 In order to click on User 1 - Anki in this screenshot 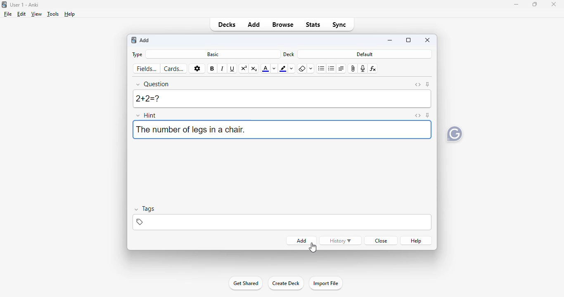, I will do `click(25, 5)`.